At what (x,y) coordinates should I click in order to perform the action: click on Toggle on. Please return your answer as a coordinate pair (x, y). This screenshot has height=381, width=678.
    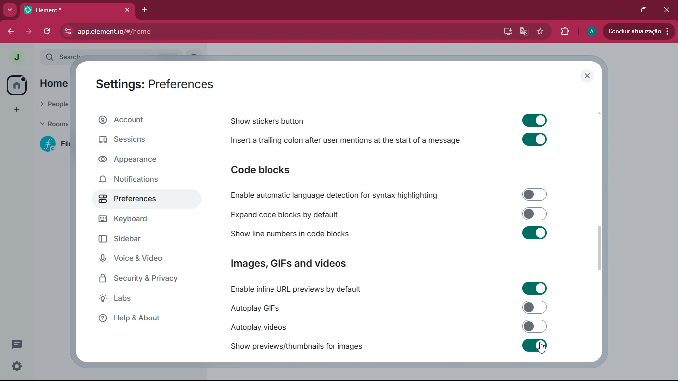
    Looking at the image, I should click on (535, 234).